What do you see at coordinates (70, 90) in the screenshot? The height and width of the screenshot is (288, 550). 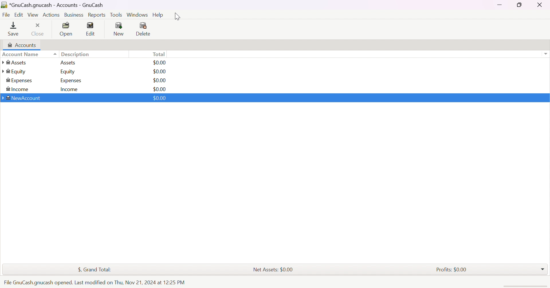 I see `Income` at bounding box center [70, 90].